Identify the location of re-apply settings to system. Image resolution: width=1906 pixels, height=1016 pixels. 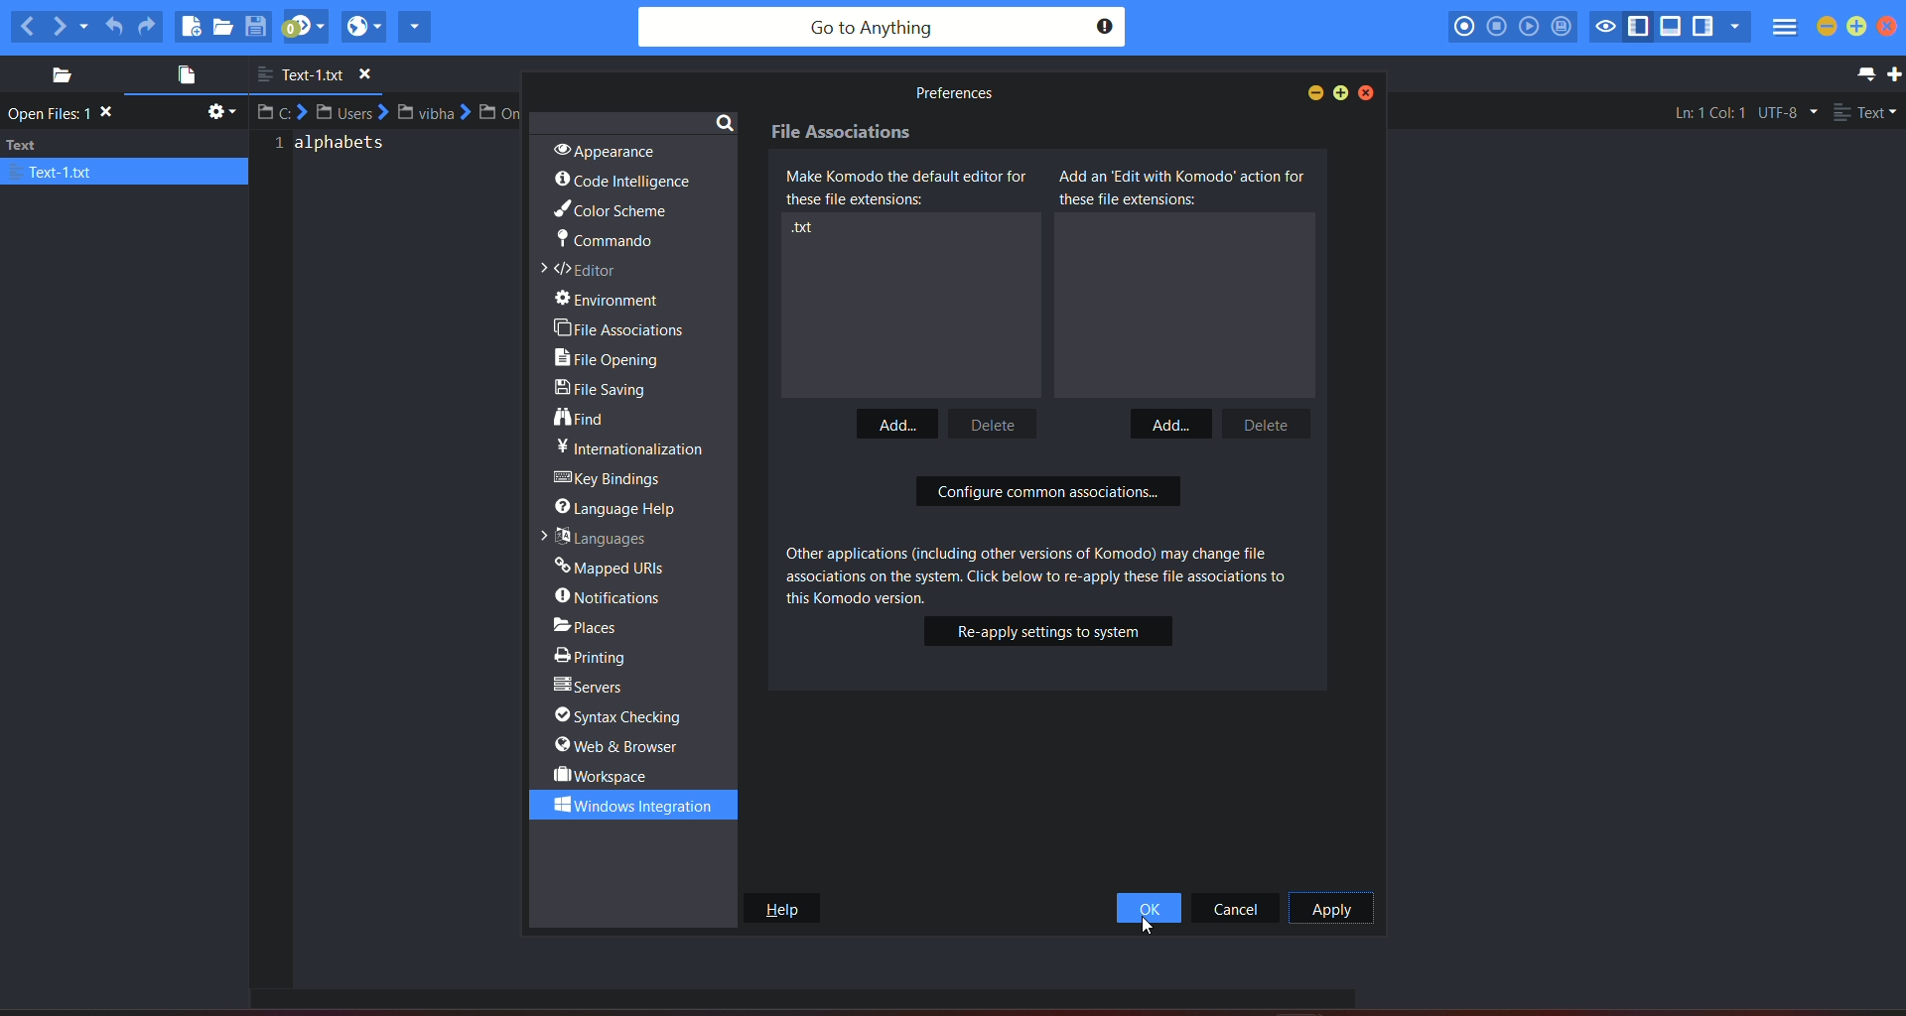
(1049, 631).